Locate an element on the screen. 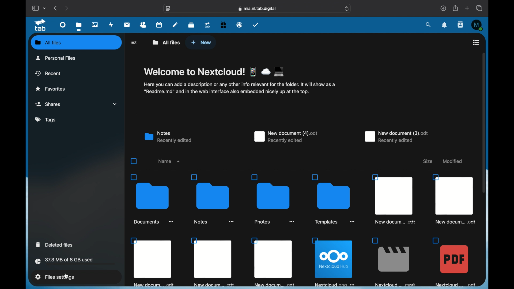  contacts is located at coordinates (460, 25).